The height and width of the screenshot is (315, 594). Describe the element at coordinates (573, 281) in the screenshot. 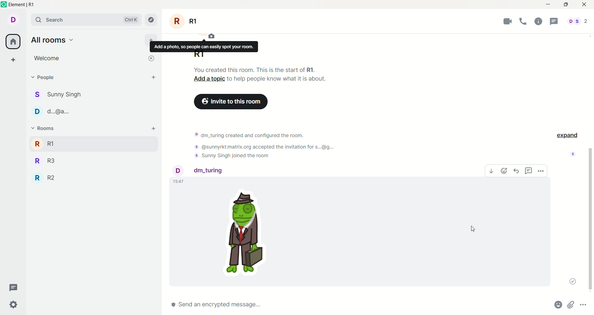

I see `Message sent` at that location.